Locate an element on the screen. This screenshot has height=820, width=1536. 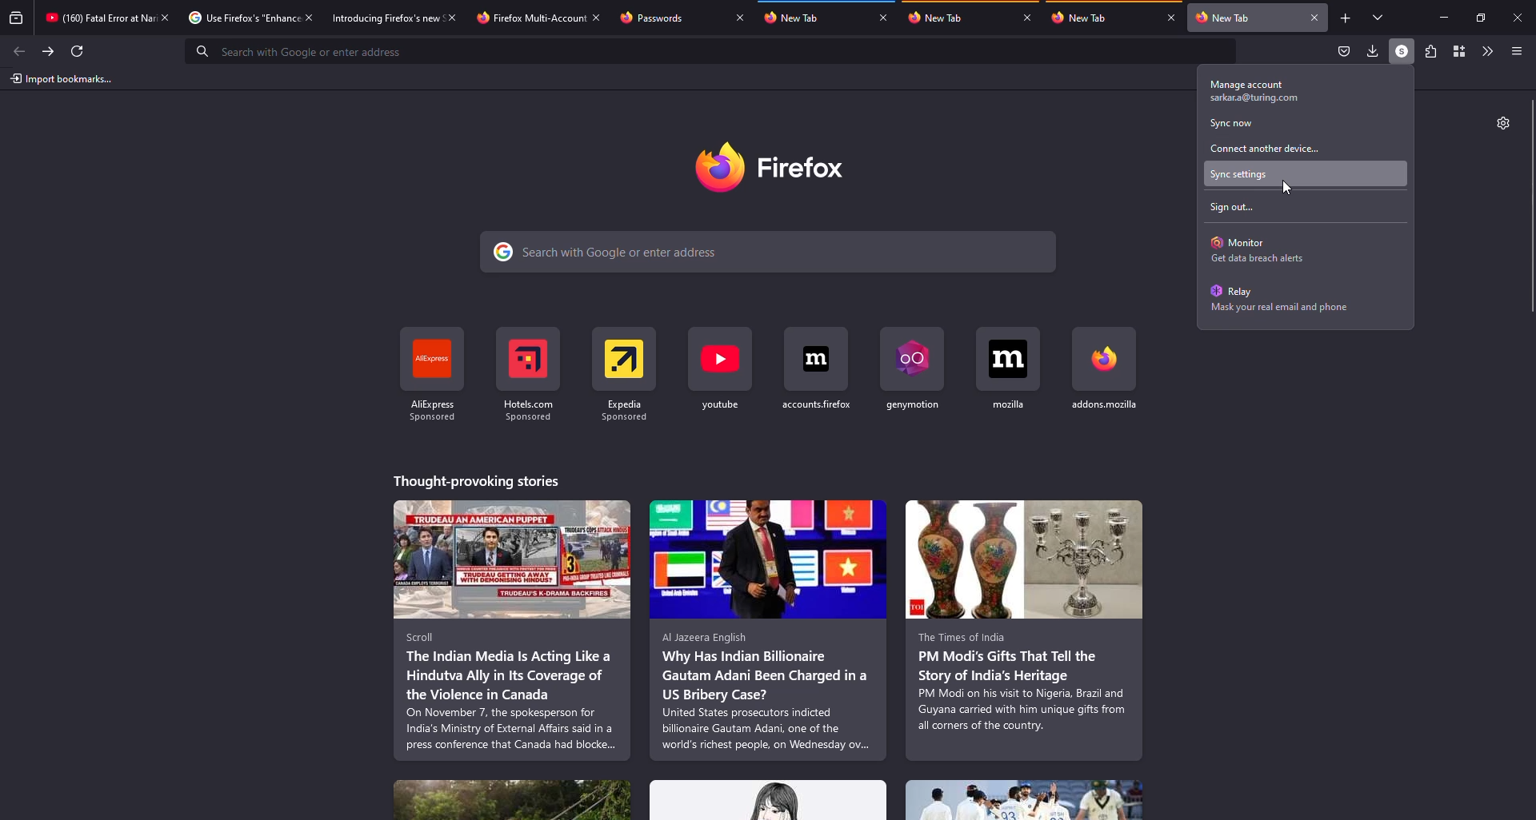
sign out is located at coordinates (1306, 207).